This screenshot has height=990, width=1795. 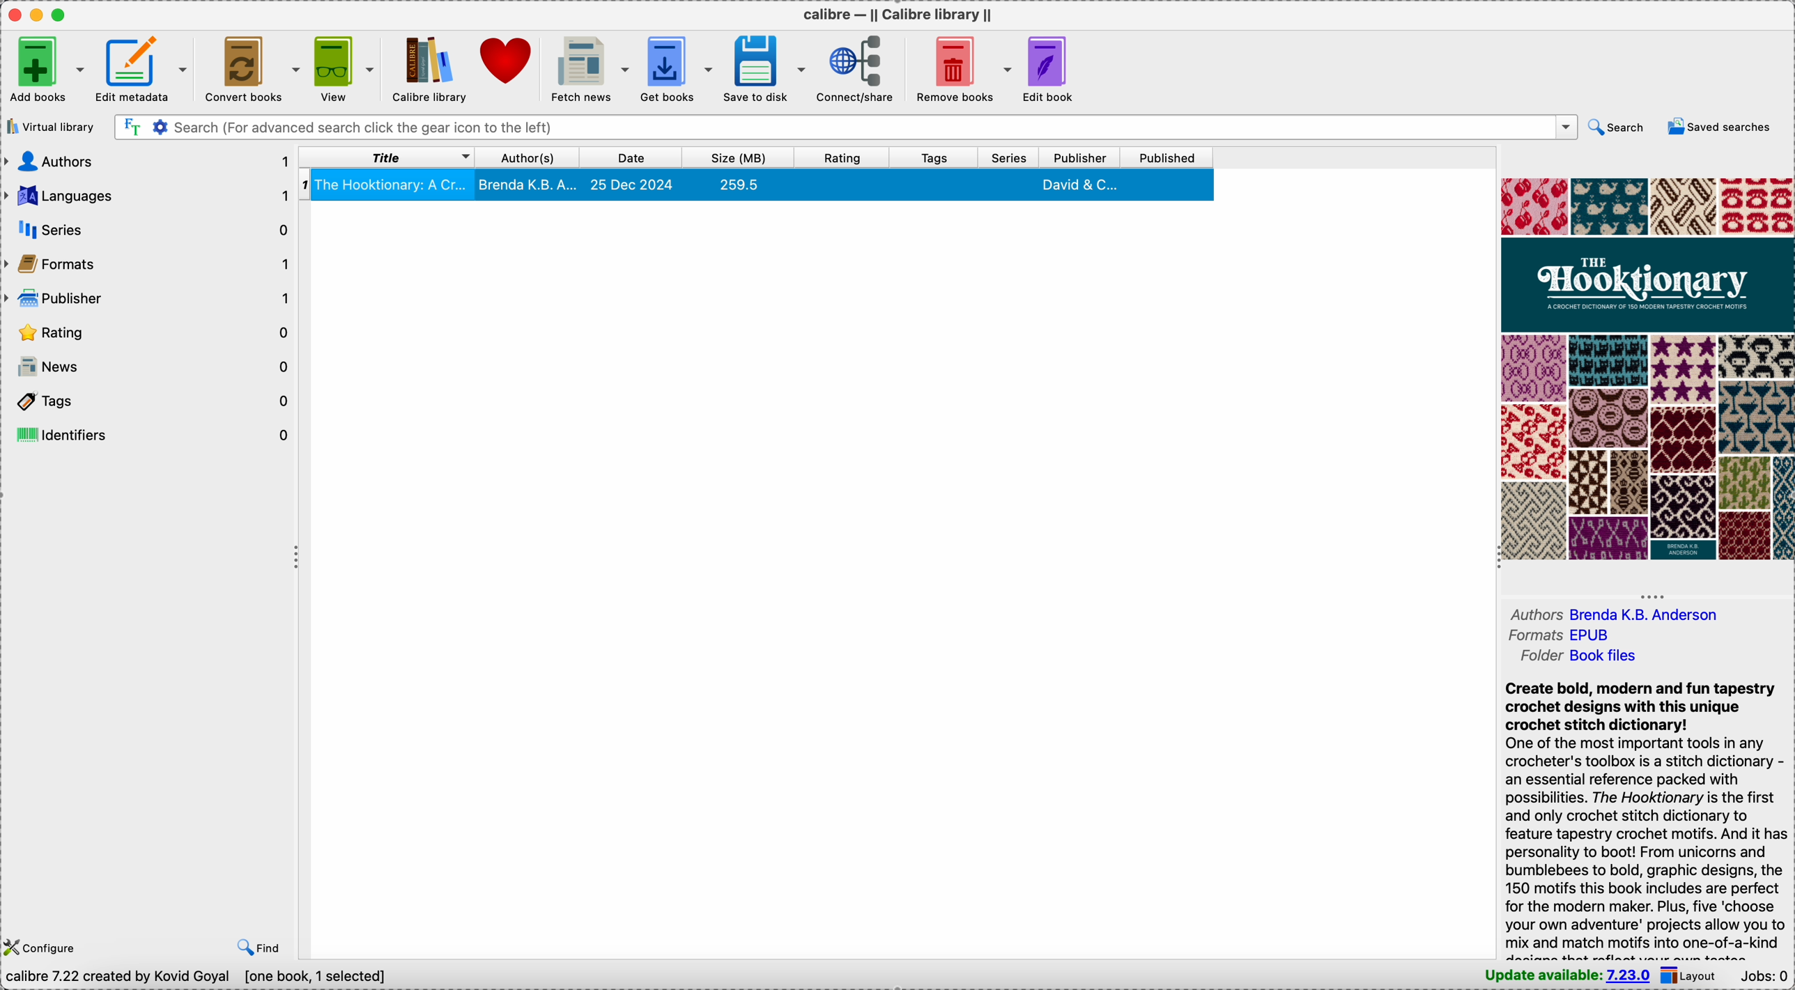 I want to click on series, so click(x=1008, y=157).